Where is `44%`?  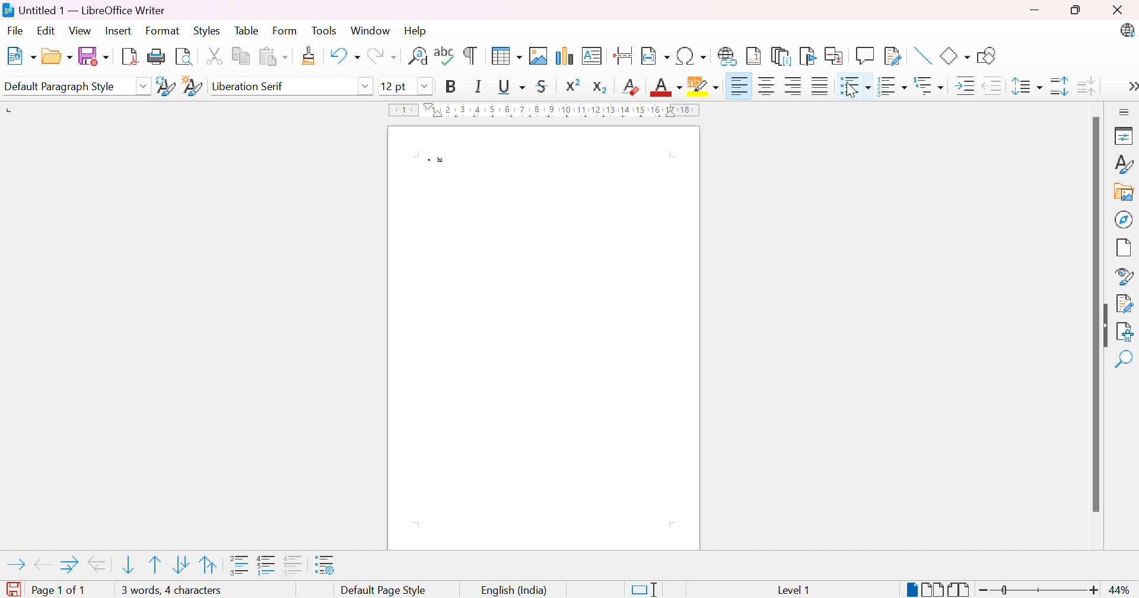 44% is located at coordinates (1122, 591).